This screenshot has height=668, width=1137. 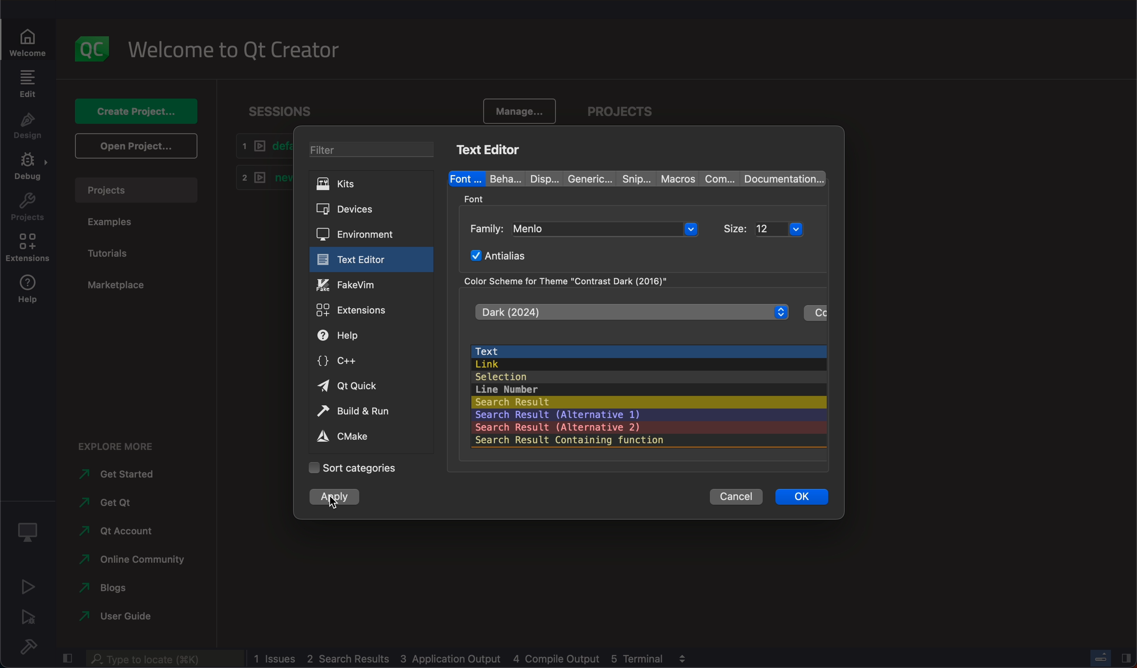 I want to click on guide, so click(x=124, y=617).